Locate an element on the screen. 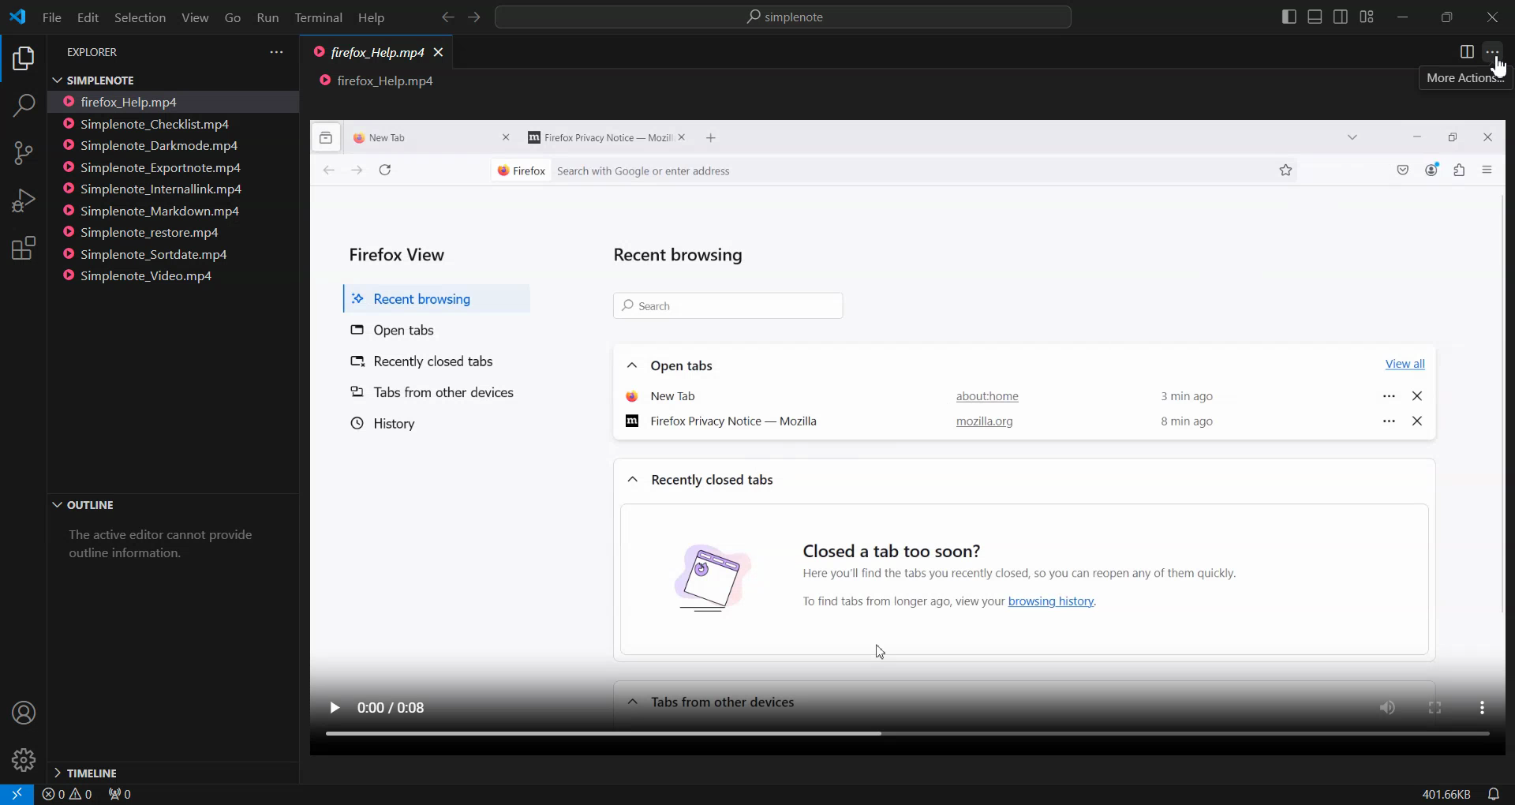 This screenshot has width=1515, height=805. File is located at coordinates (50, 17).